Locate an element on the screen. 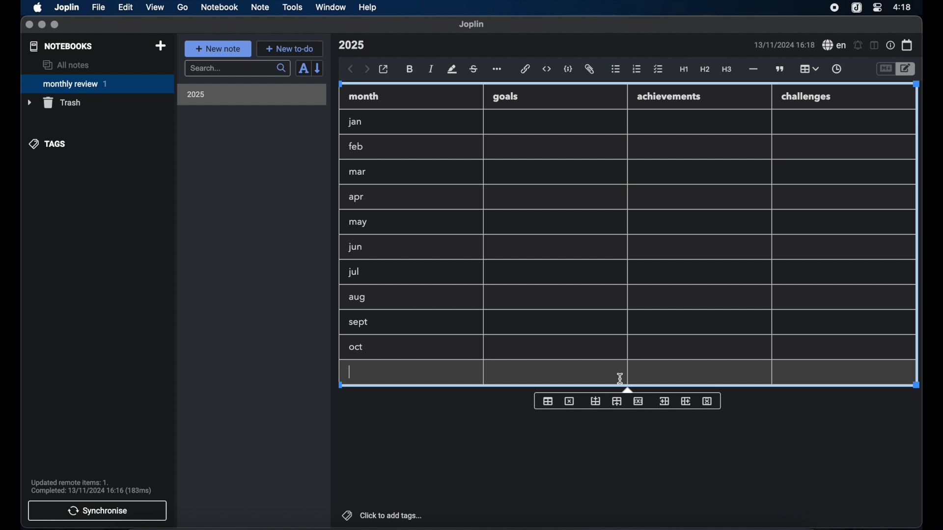 This screenshot has width=943, height=530. insert column before is located at coordinates (664, 400).